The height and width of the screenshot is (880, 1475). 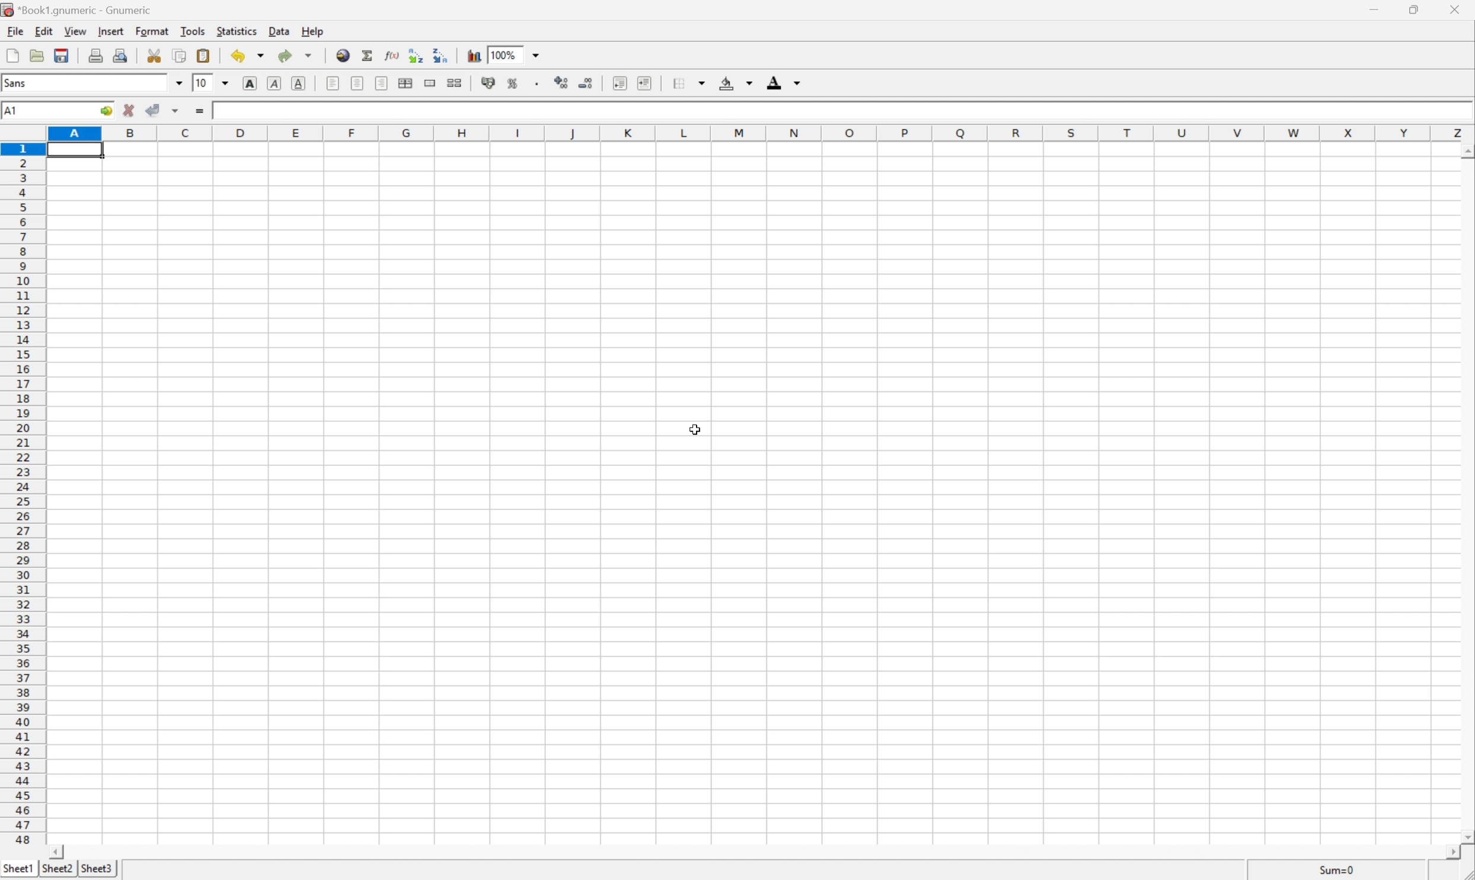 What do you see at coordinates (273, 82) in the screenshot?
I see `Italic` at bounding box center [273, 82].